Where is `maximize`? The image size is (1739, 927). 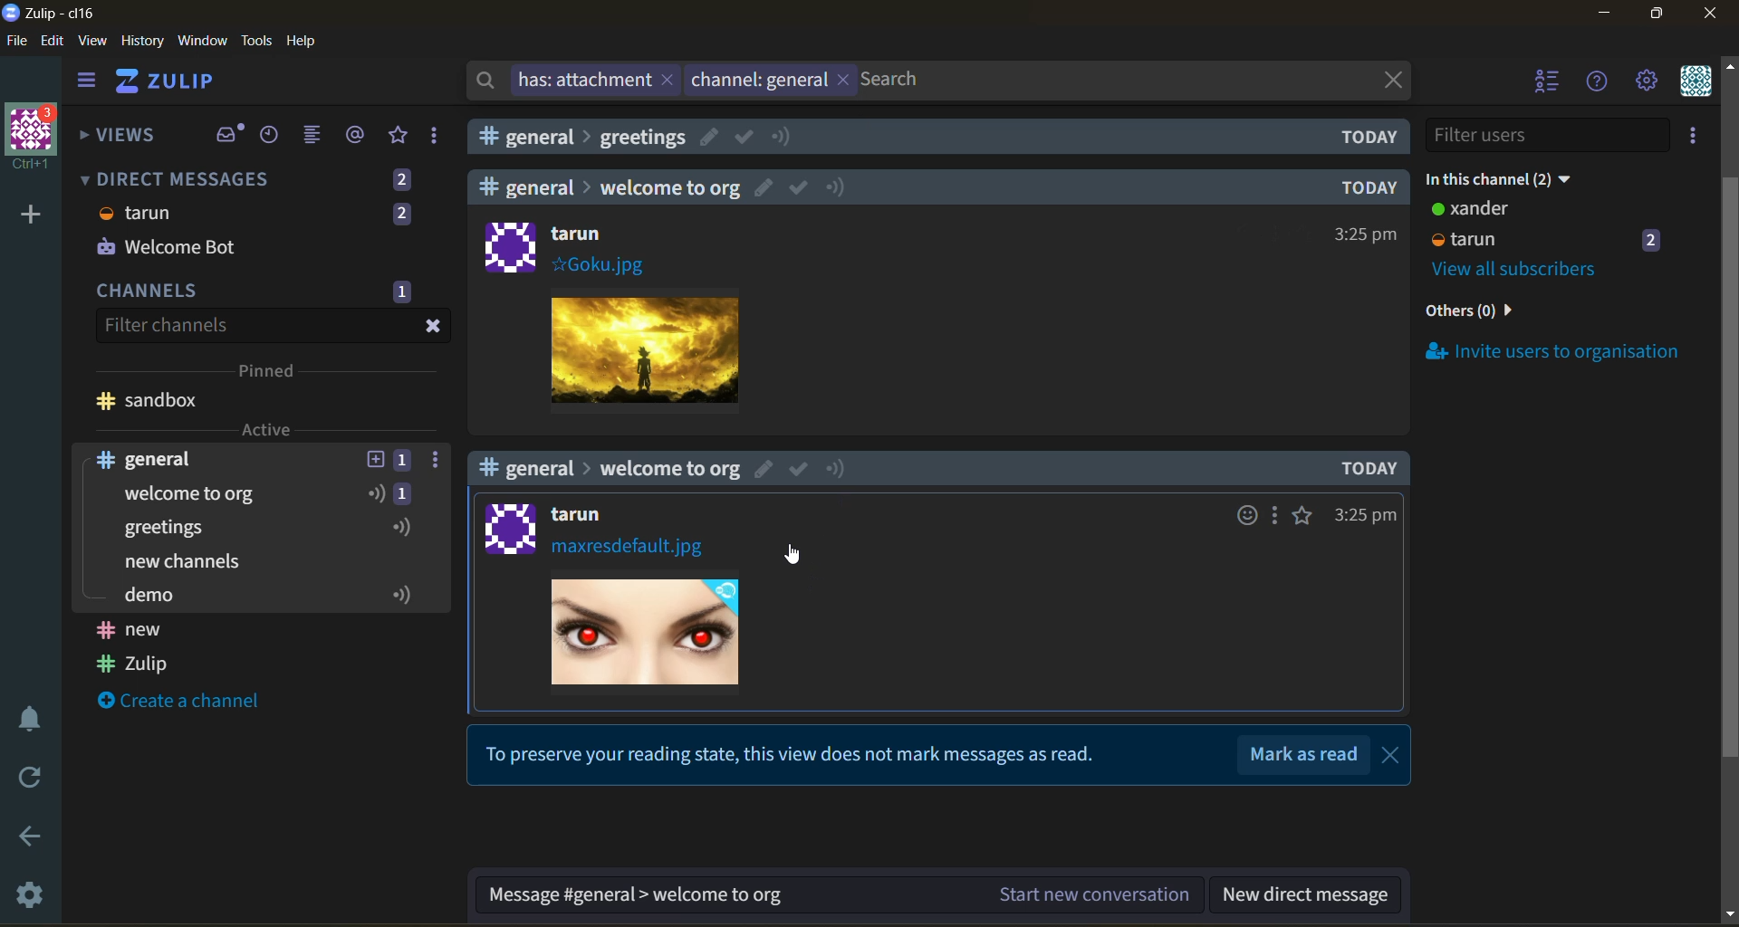
maximize is located at coordinates (1661, 14).